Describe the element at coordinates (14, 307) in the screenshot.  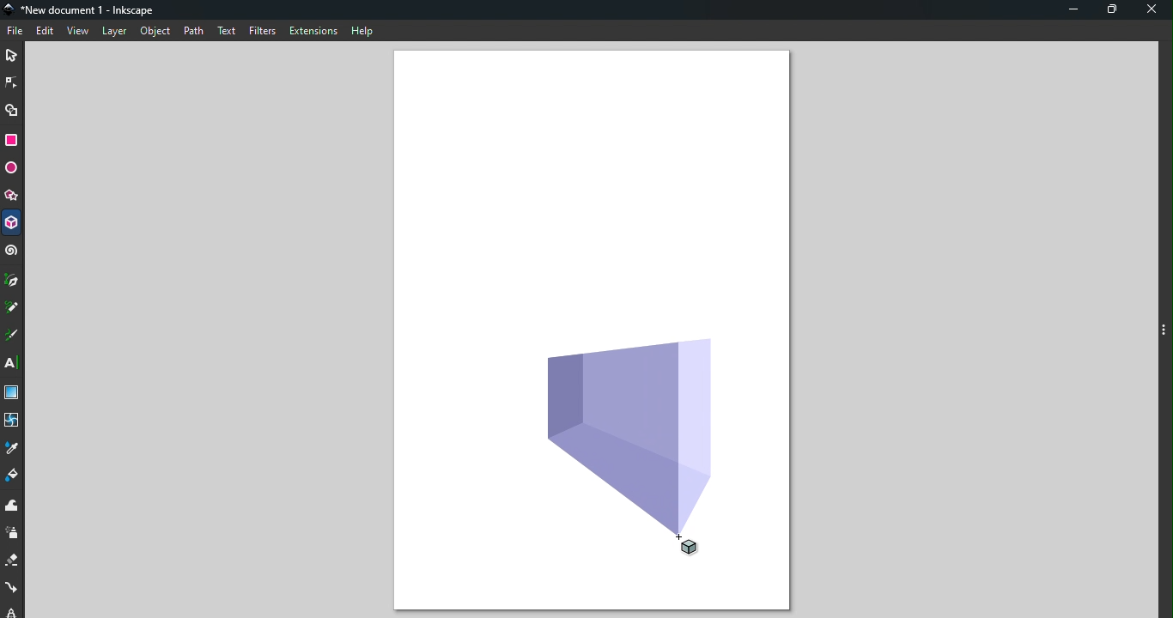
I see `Pencil tool` at that location.